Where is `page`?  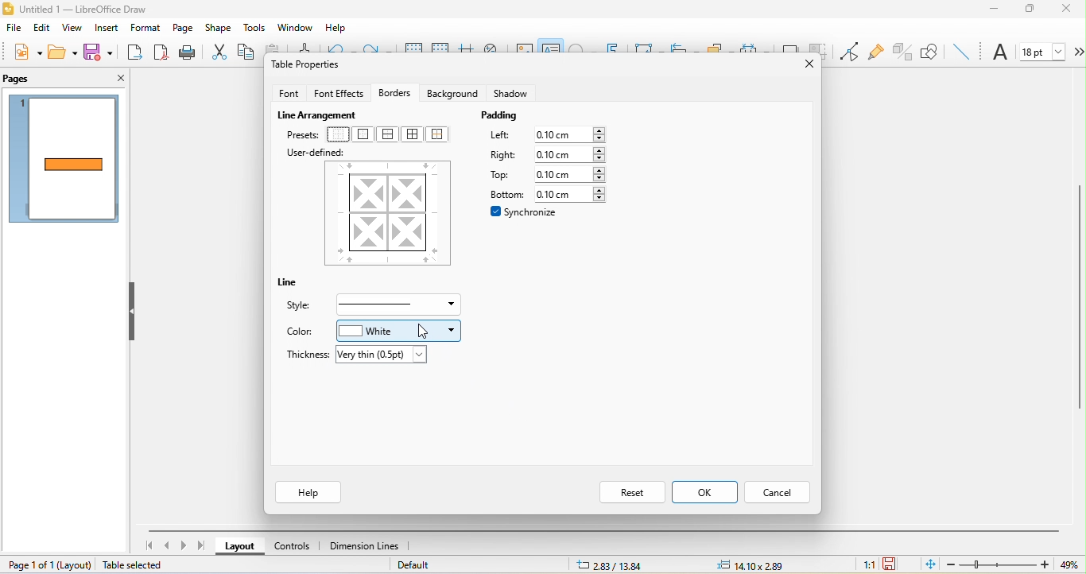 page is located at coordinates (184, 29).